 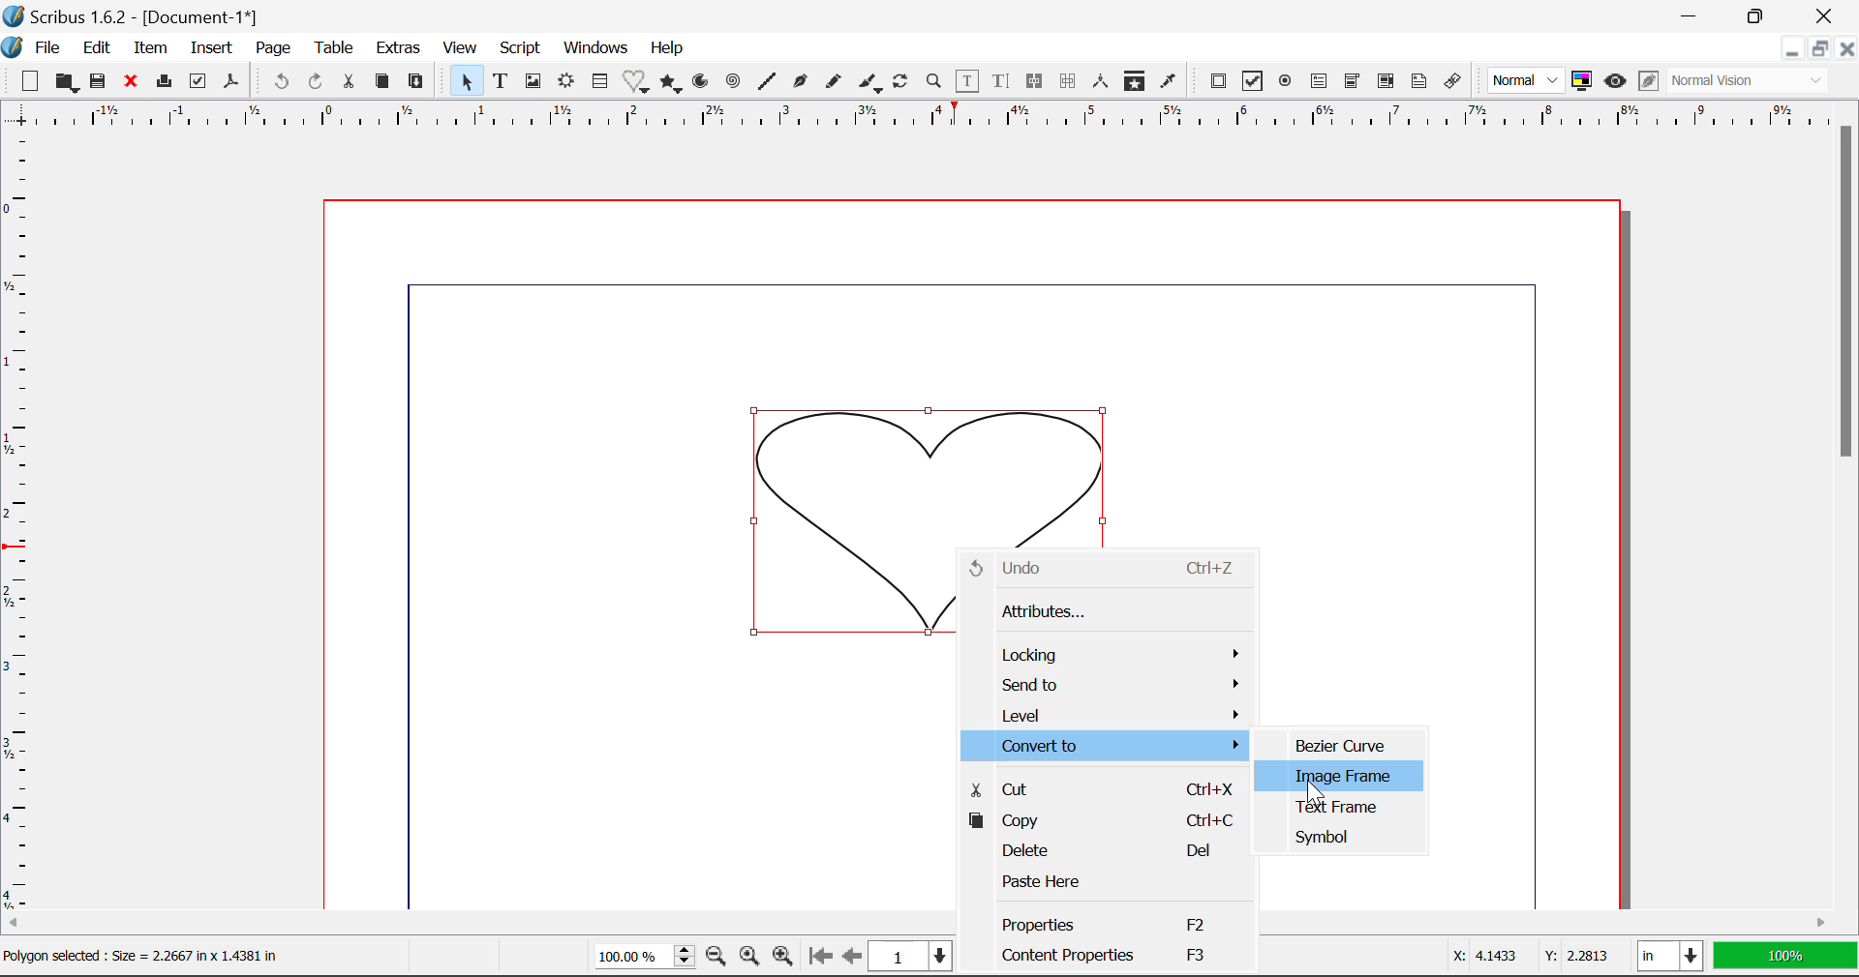 I want to click on Edit in Preview Mode, so click(x=1648, y=81).